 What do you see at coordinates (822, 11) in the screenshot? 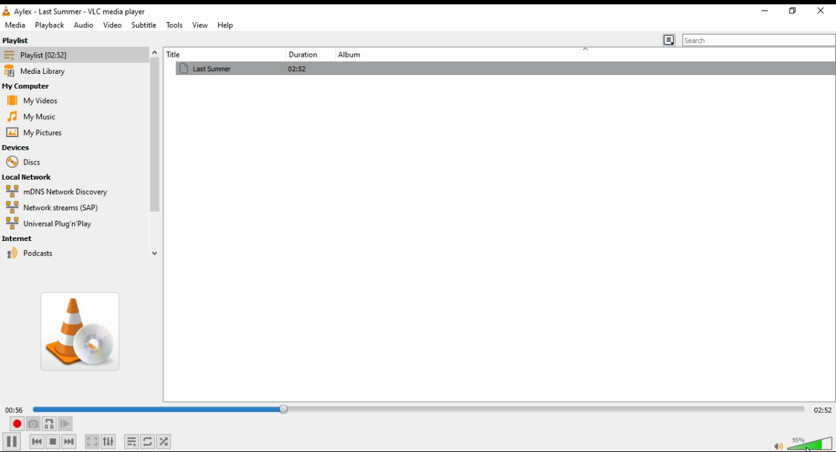
I see `close window` at bounding box center [822, 11].